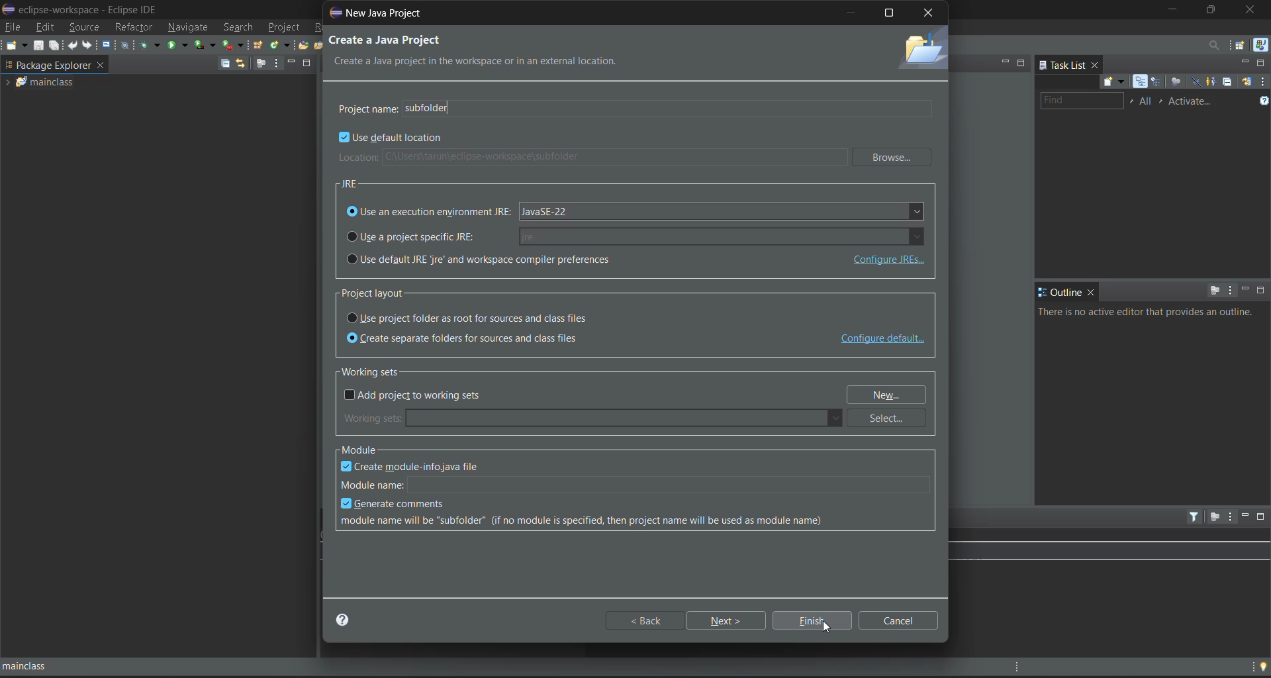  Describe the element at coordinates (590, 158) in the screenshot. I see `location` at that location.